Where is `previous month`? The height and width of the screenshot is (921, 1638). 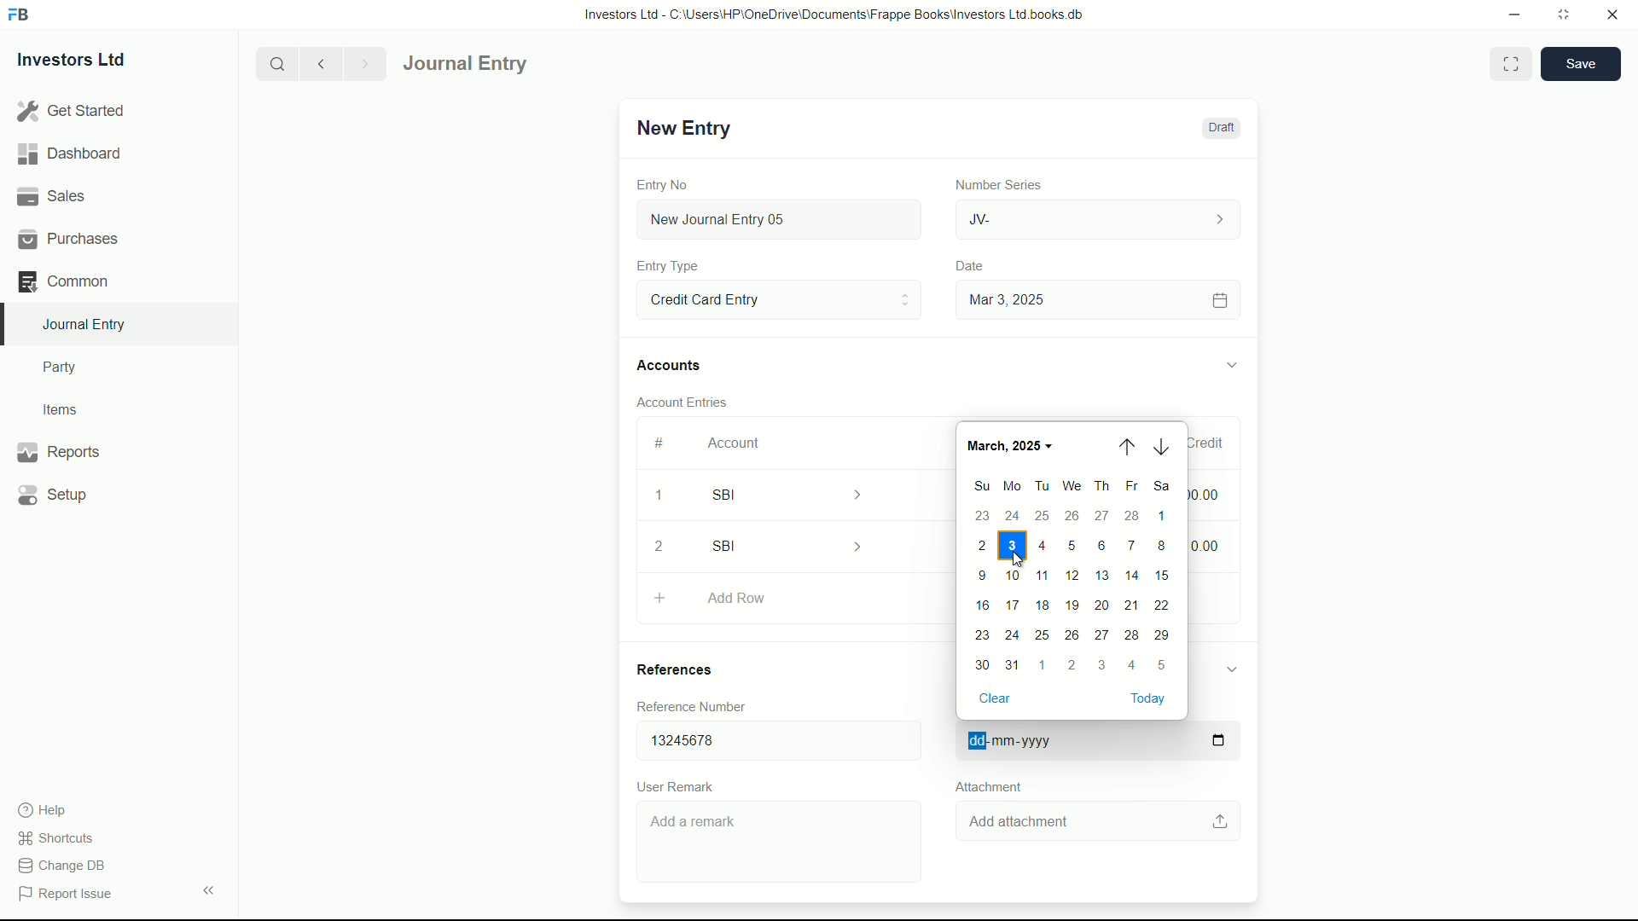
previous month is located at coordinates (1128, 447).